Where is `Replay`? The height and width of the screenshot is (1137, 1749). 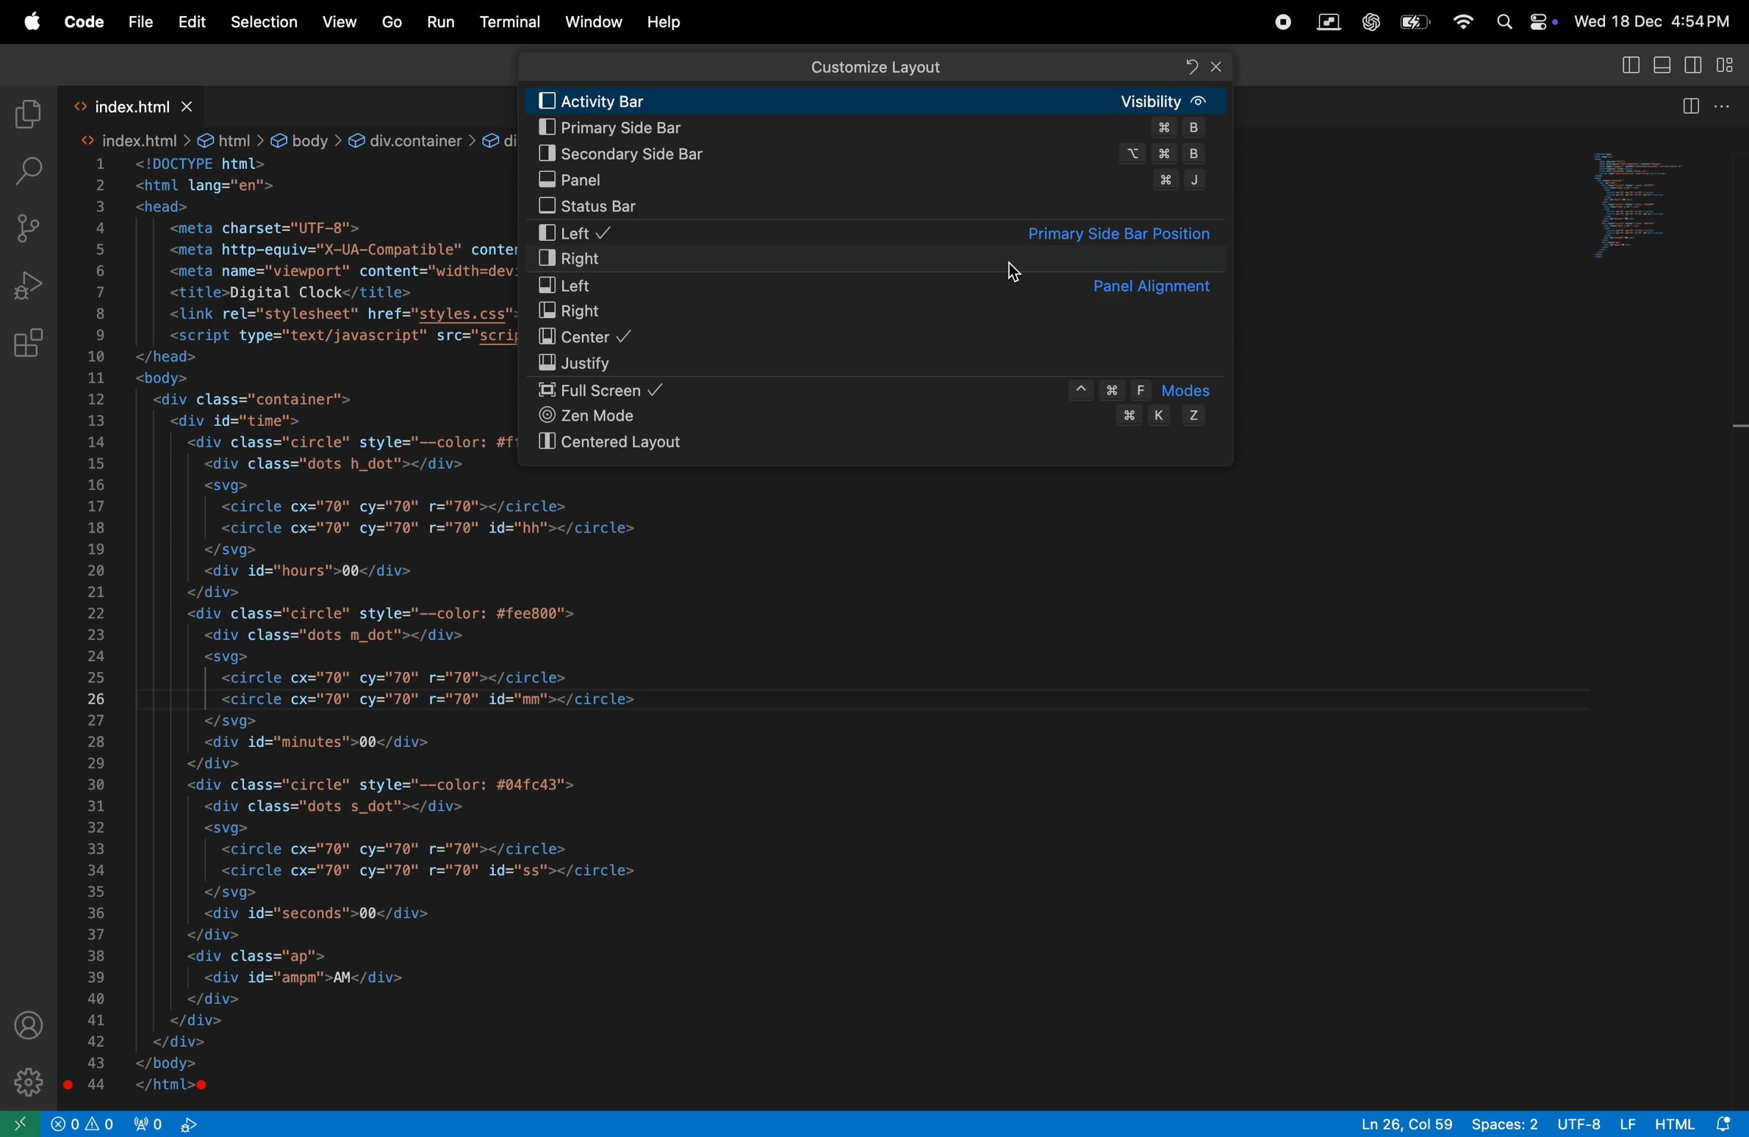 Replay is located at coordinates (1190, 67).